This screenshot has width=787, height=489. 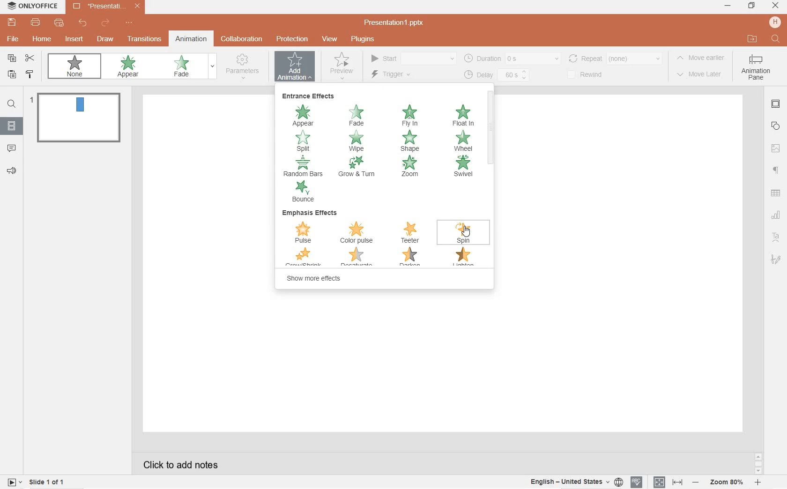 I want to click on undo, so click(x=83, y=23).